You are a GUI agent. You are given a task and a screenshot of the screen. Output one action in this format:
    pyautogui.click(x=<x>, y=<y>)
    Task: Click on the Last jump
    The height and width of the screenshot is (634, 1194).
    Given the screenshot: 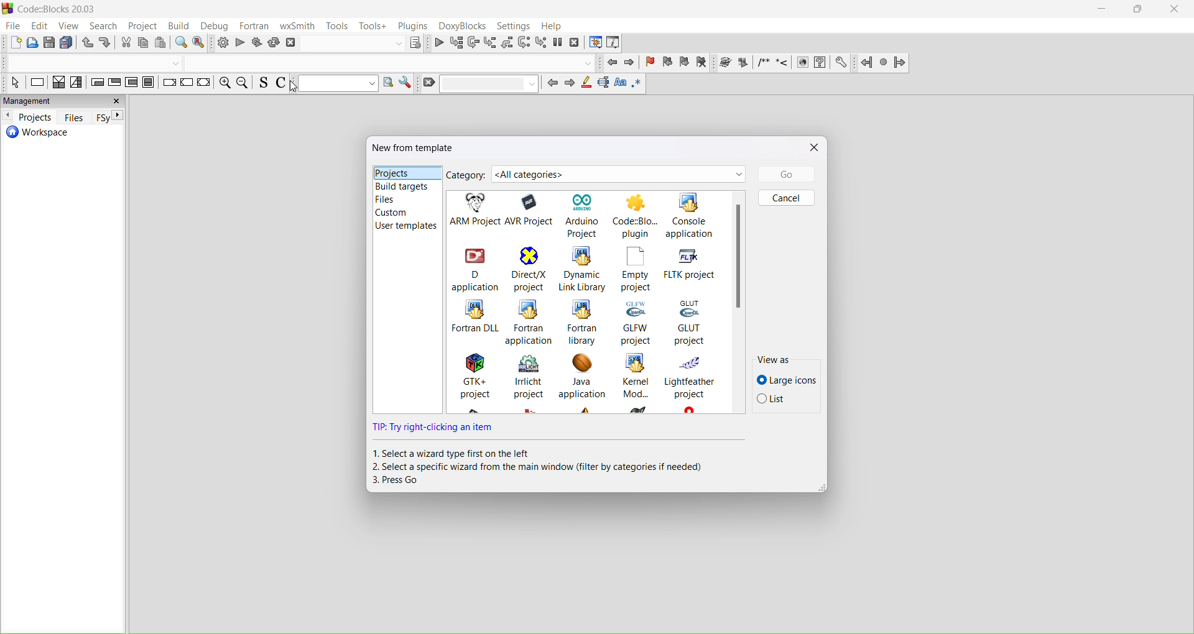 What is the action you would take?
    pyautogui.click(x=884, y=62)
    